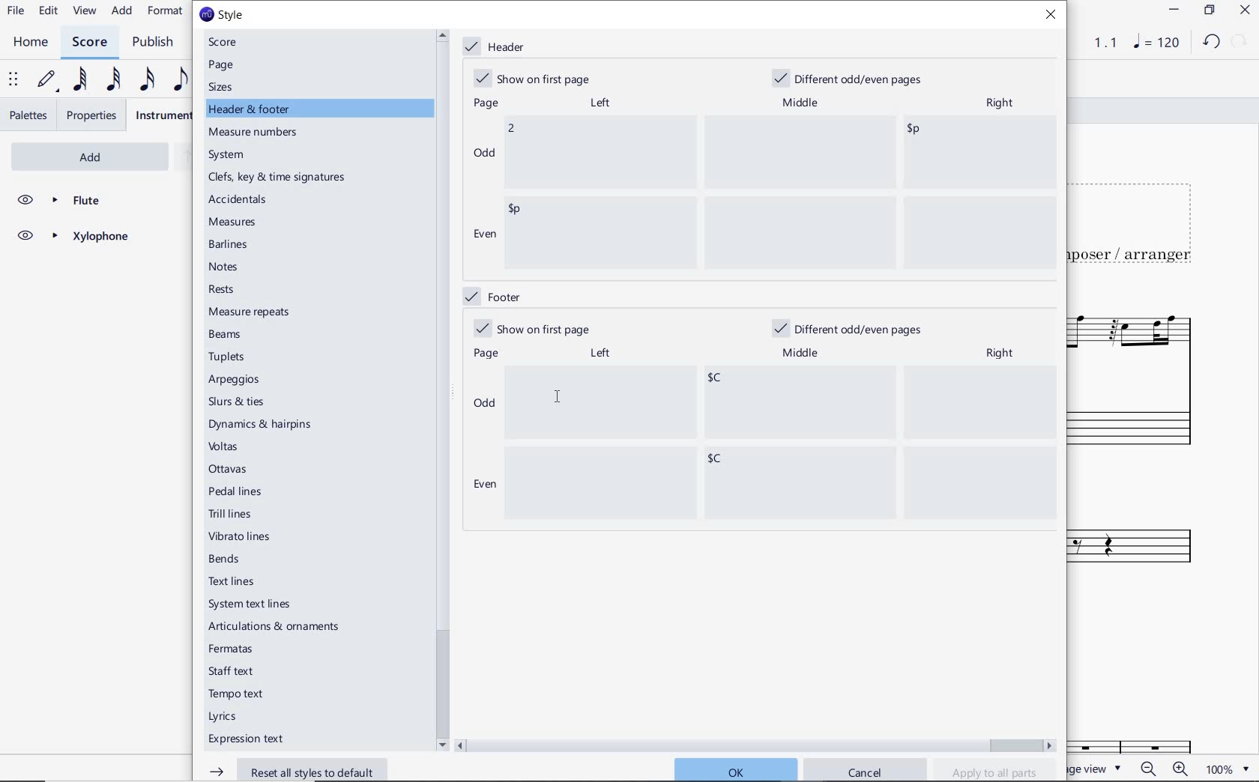 Image resolution: width=1259 pixels, height=782 pixels. Describe the element at coordinates (13, 80) in the screenshot. I see `SELECT TO MOVE` at that location.